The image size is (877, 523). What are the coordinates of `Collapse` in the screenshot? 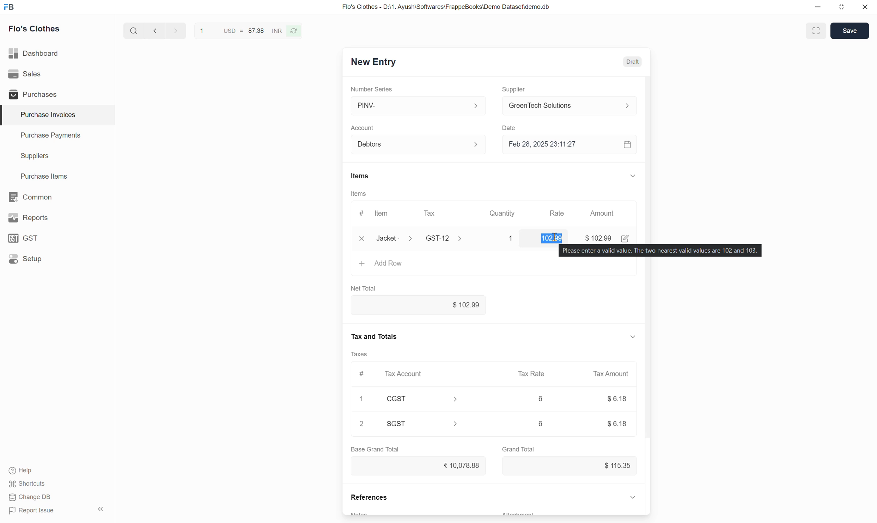 It's located at (633, 337).